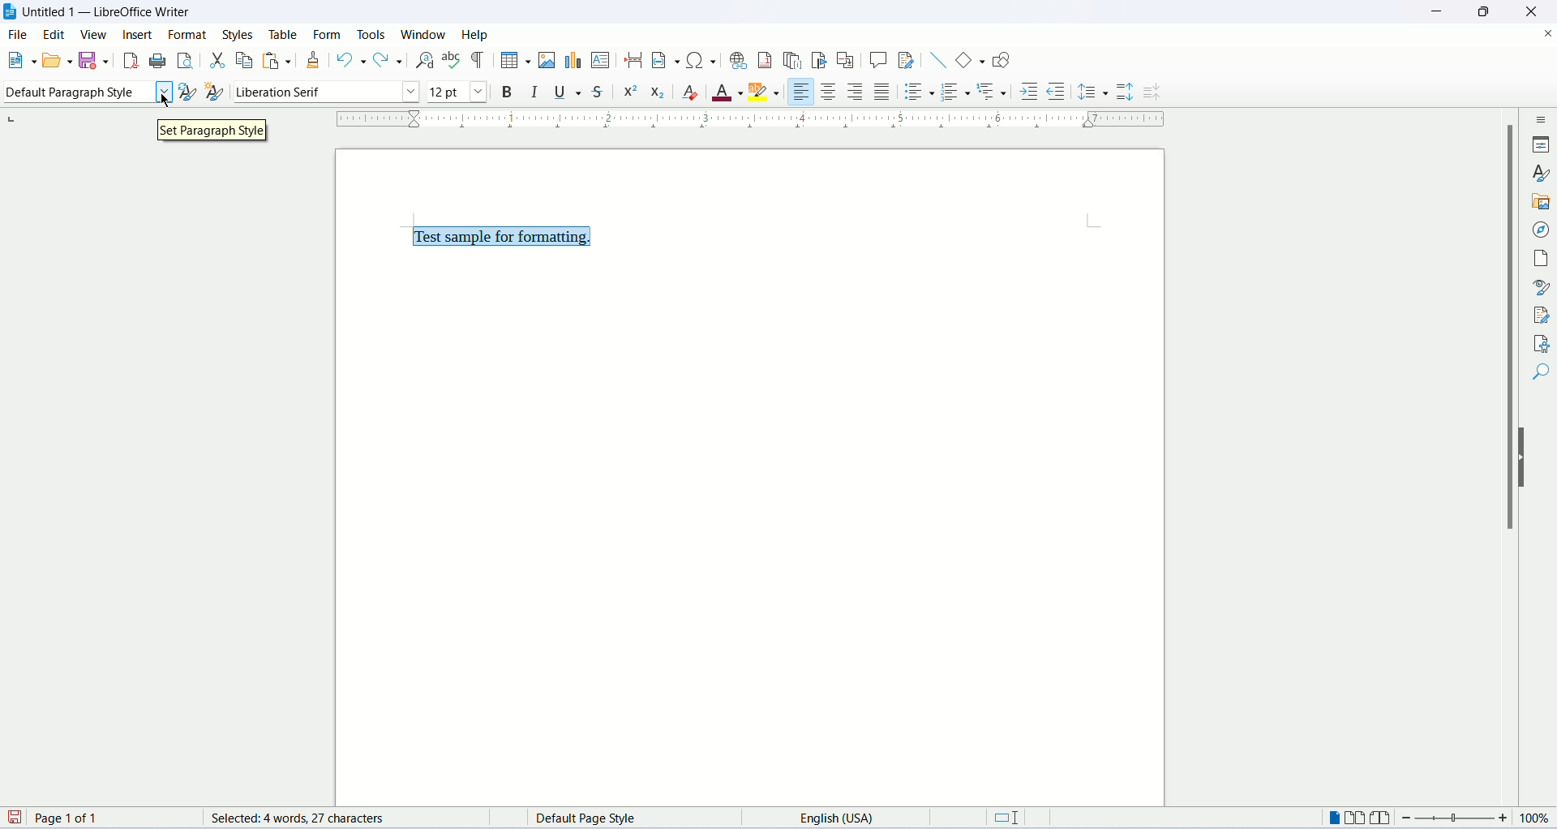  Describe the element at coordinates (95, 34) in the screenshot. I see `view` at that location.